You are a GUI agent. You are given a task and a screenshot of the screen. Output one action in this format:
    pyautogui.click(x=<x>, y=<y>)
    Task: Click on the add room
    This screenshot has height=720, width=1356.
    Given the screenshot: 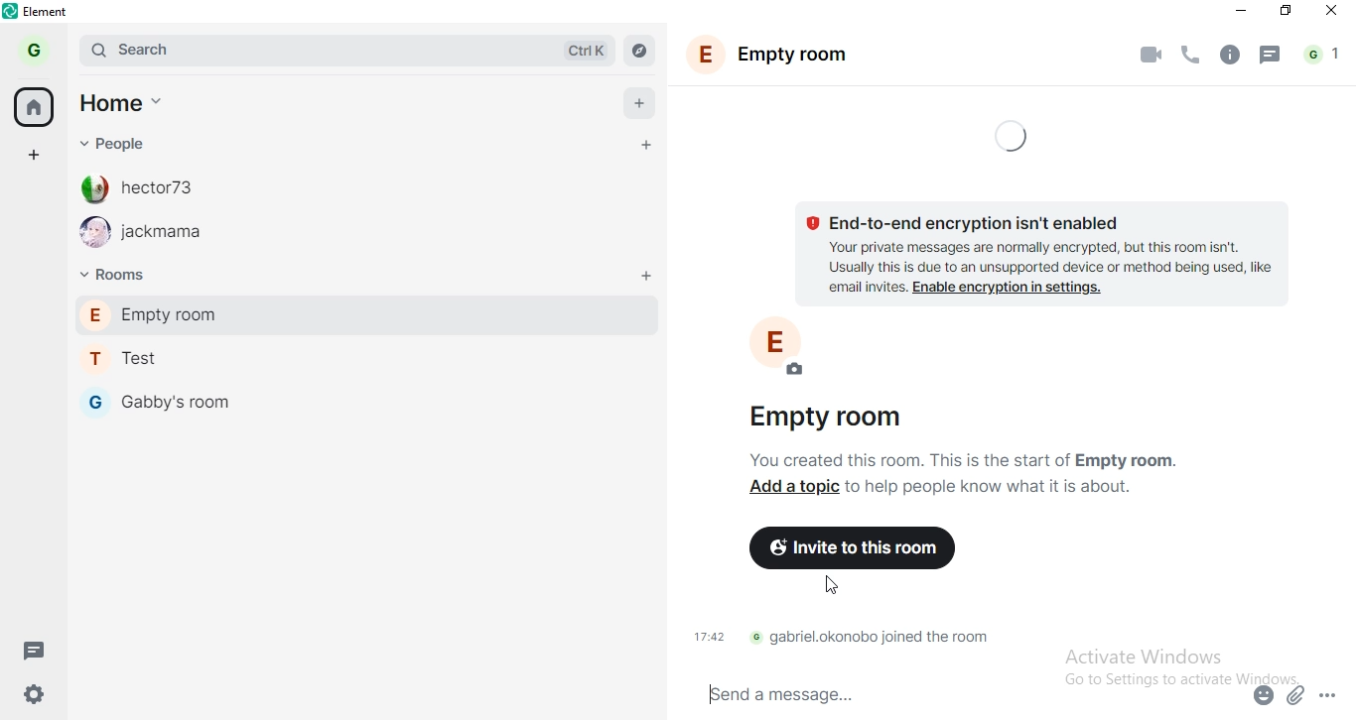 What is the action you would take?
    pyautogui.click(x=642, y=275)
    